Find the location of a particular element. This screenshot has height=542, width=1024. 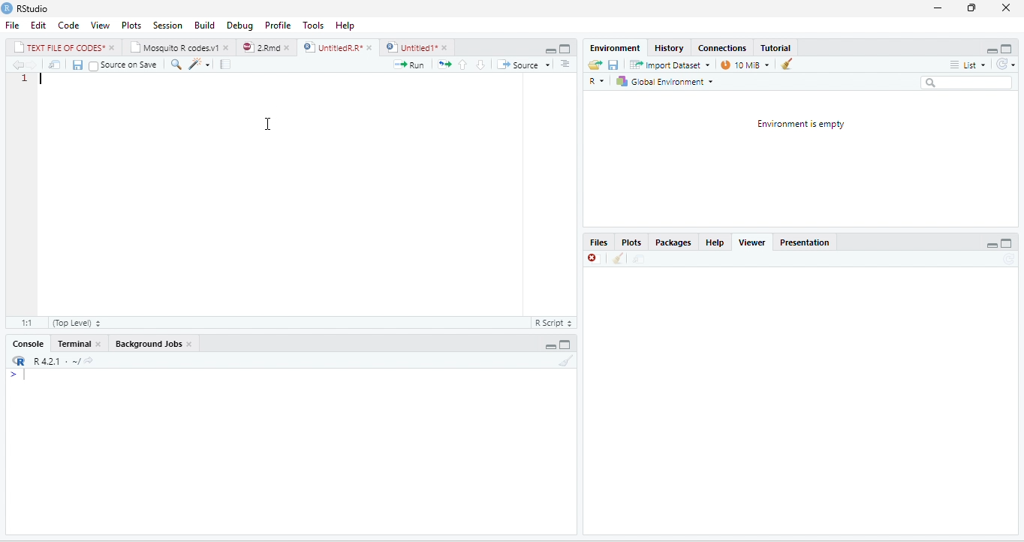

‘Background Jobs is located at coordinates (146, 343).